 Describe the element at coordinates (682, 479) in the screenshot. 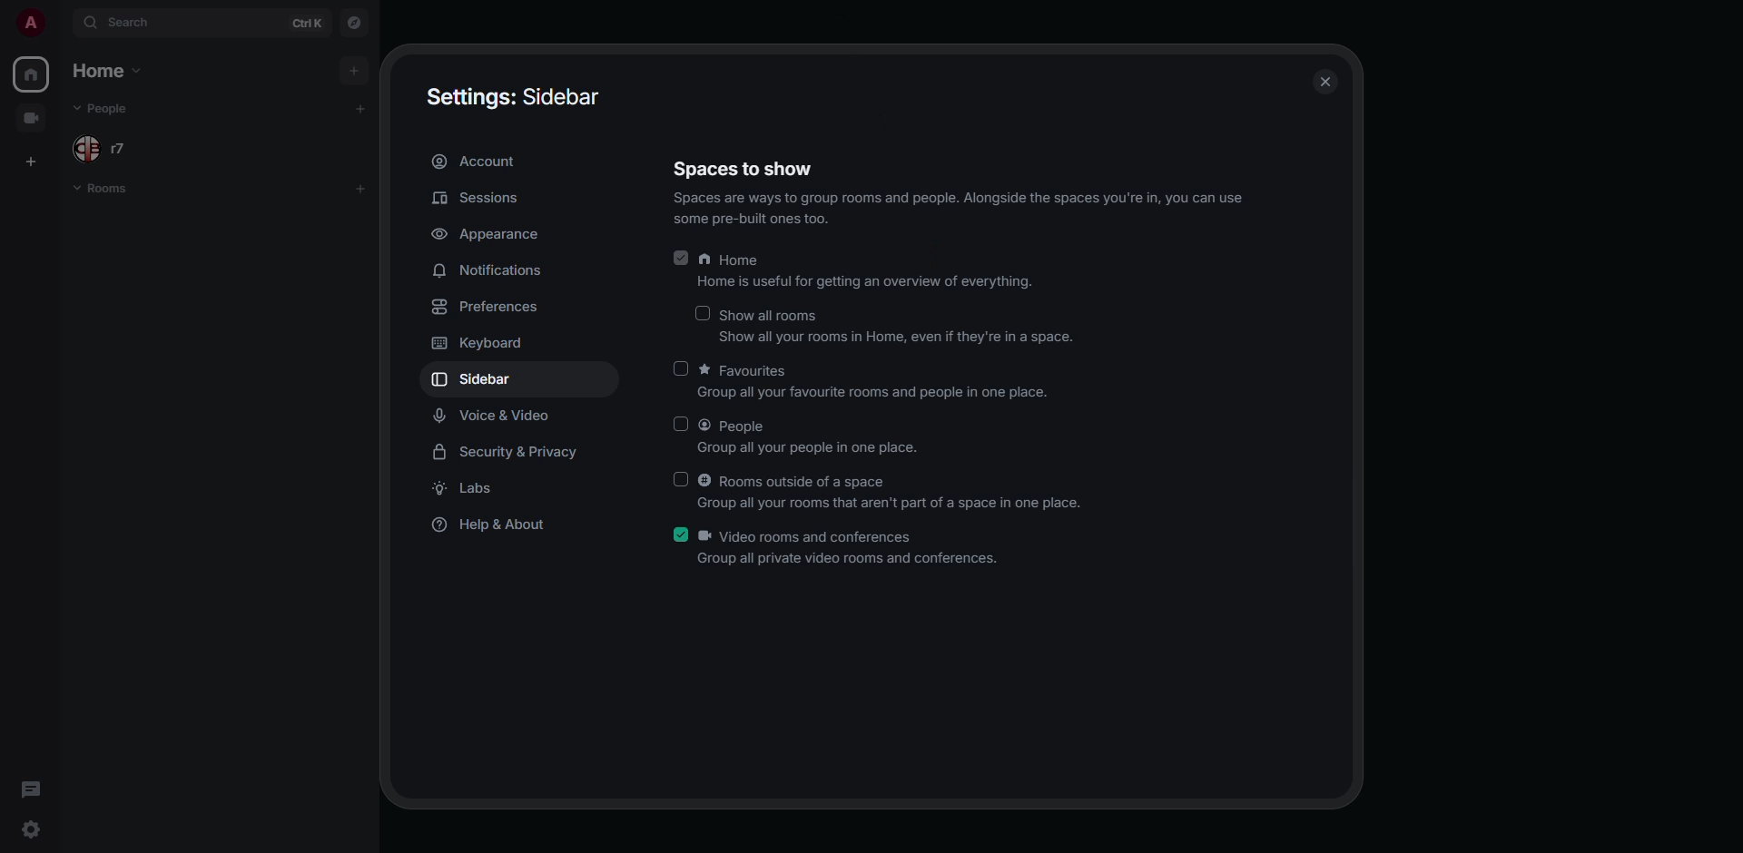

I see `click to enable` at that location.